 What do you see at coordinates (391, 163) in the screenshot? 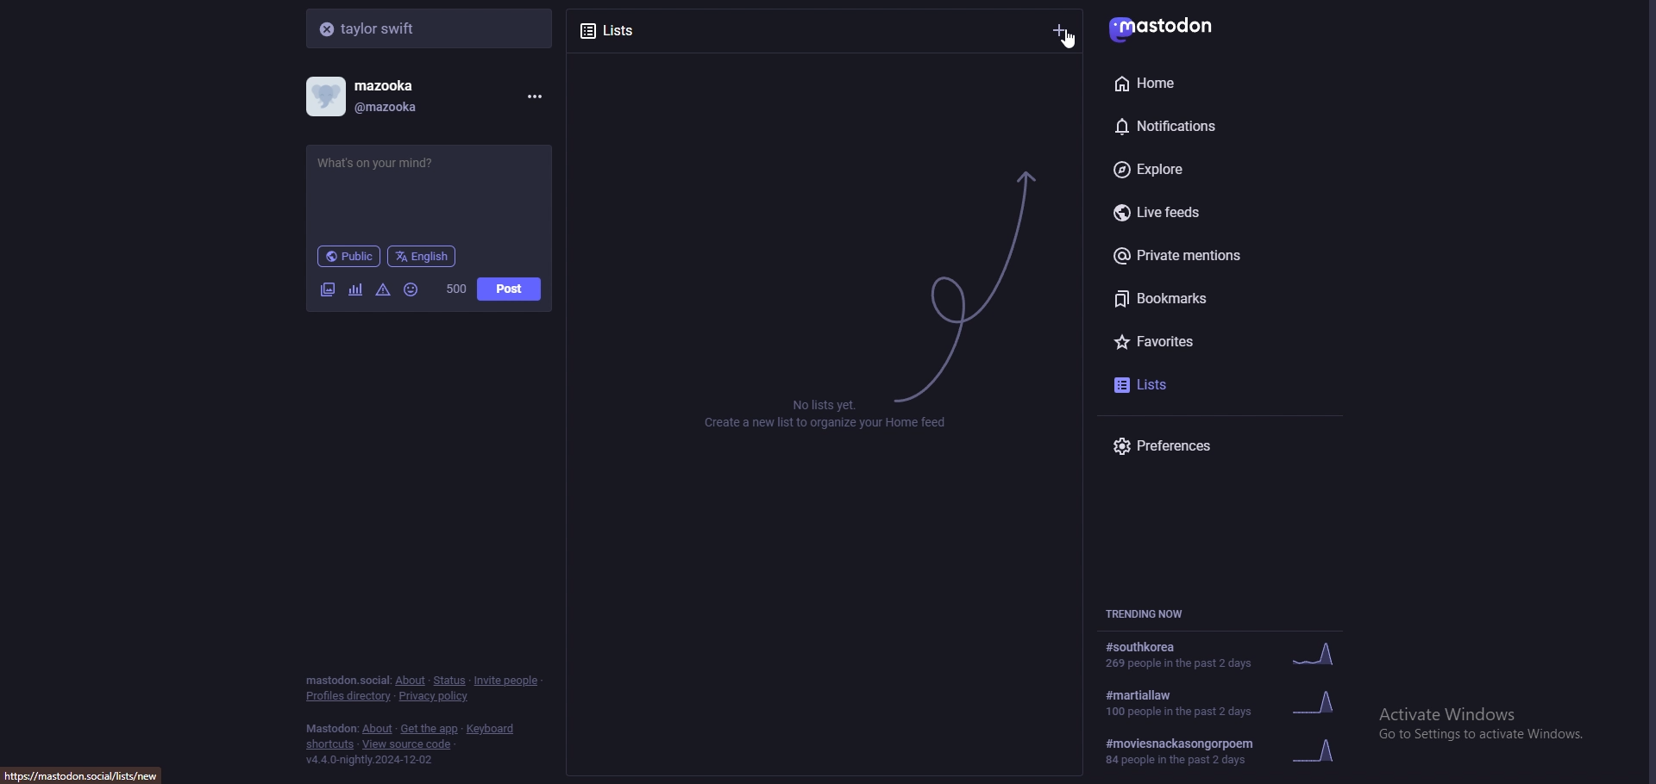
I see `status update` at bounding box center [391, 163].